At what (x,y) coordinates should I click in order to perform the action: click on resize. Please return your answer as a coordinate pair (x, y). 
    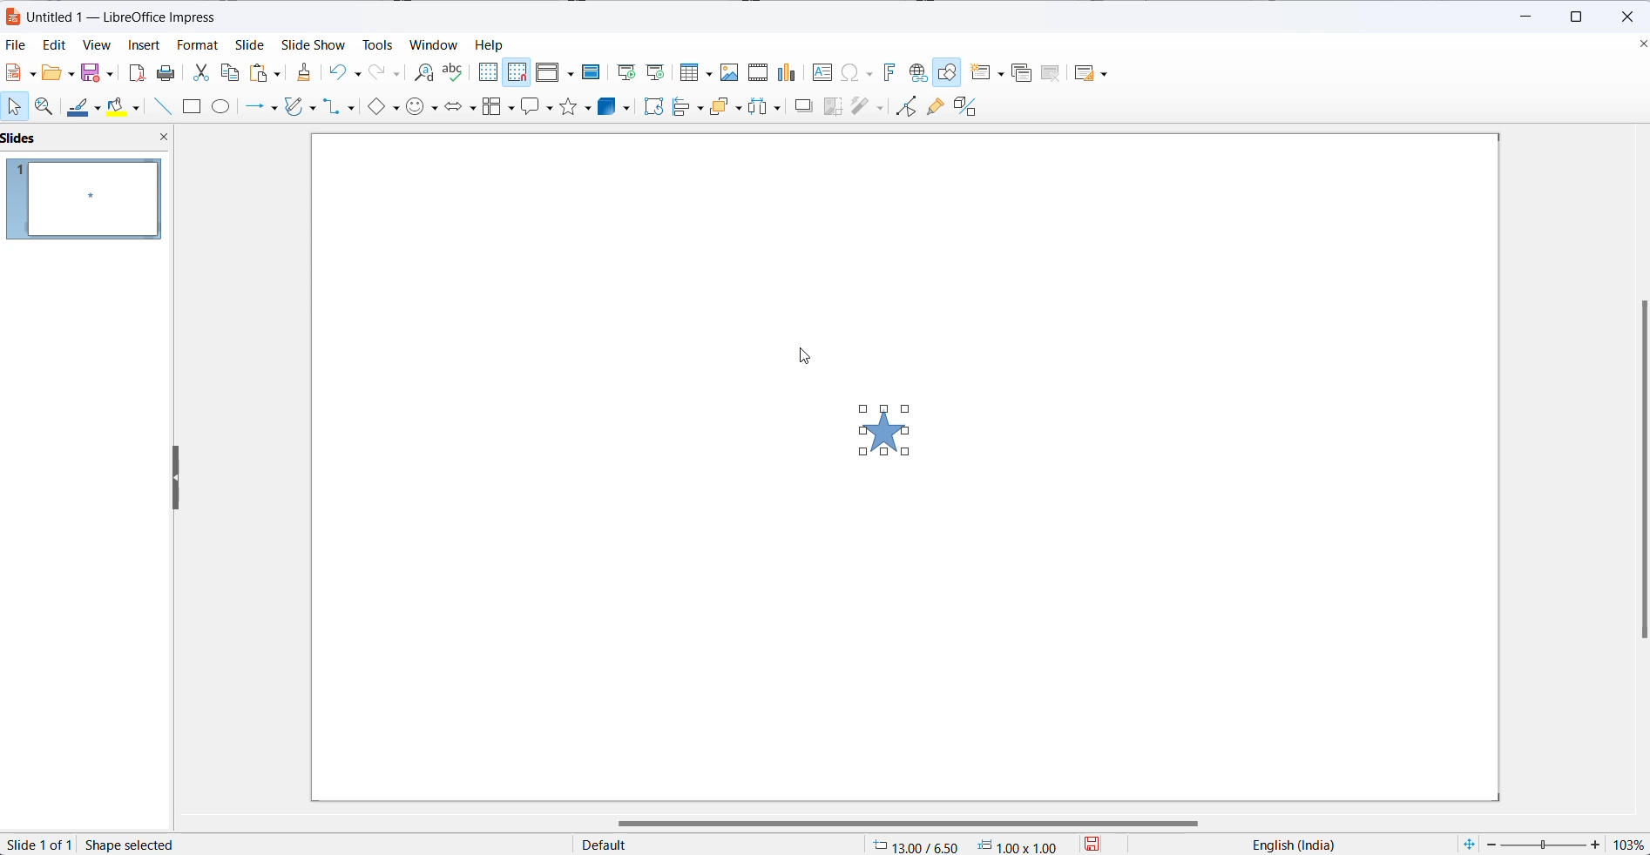
    Looking at the image, I should click on (177, 479).